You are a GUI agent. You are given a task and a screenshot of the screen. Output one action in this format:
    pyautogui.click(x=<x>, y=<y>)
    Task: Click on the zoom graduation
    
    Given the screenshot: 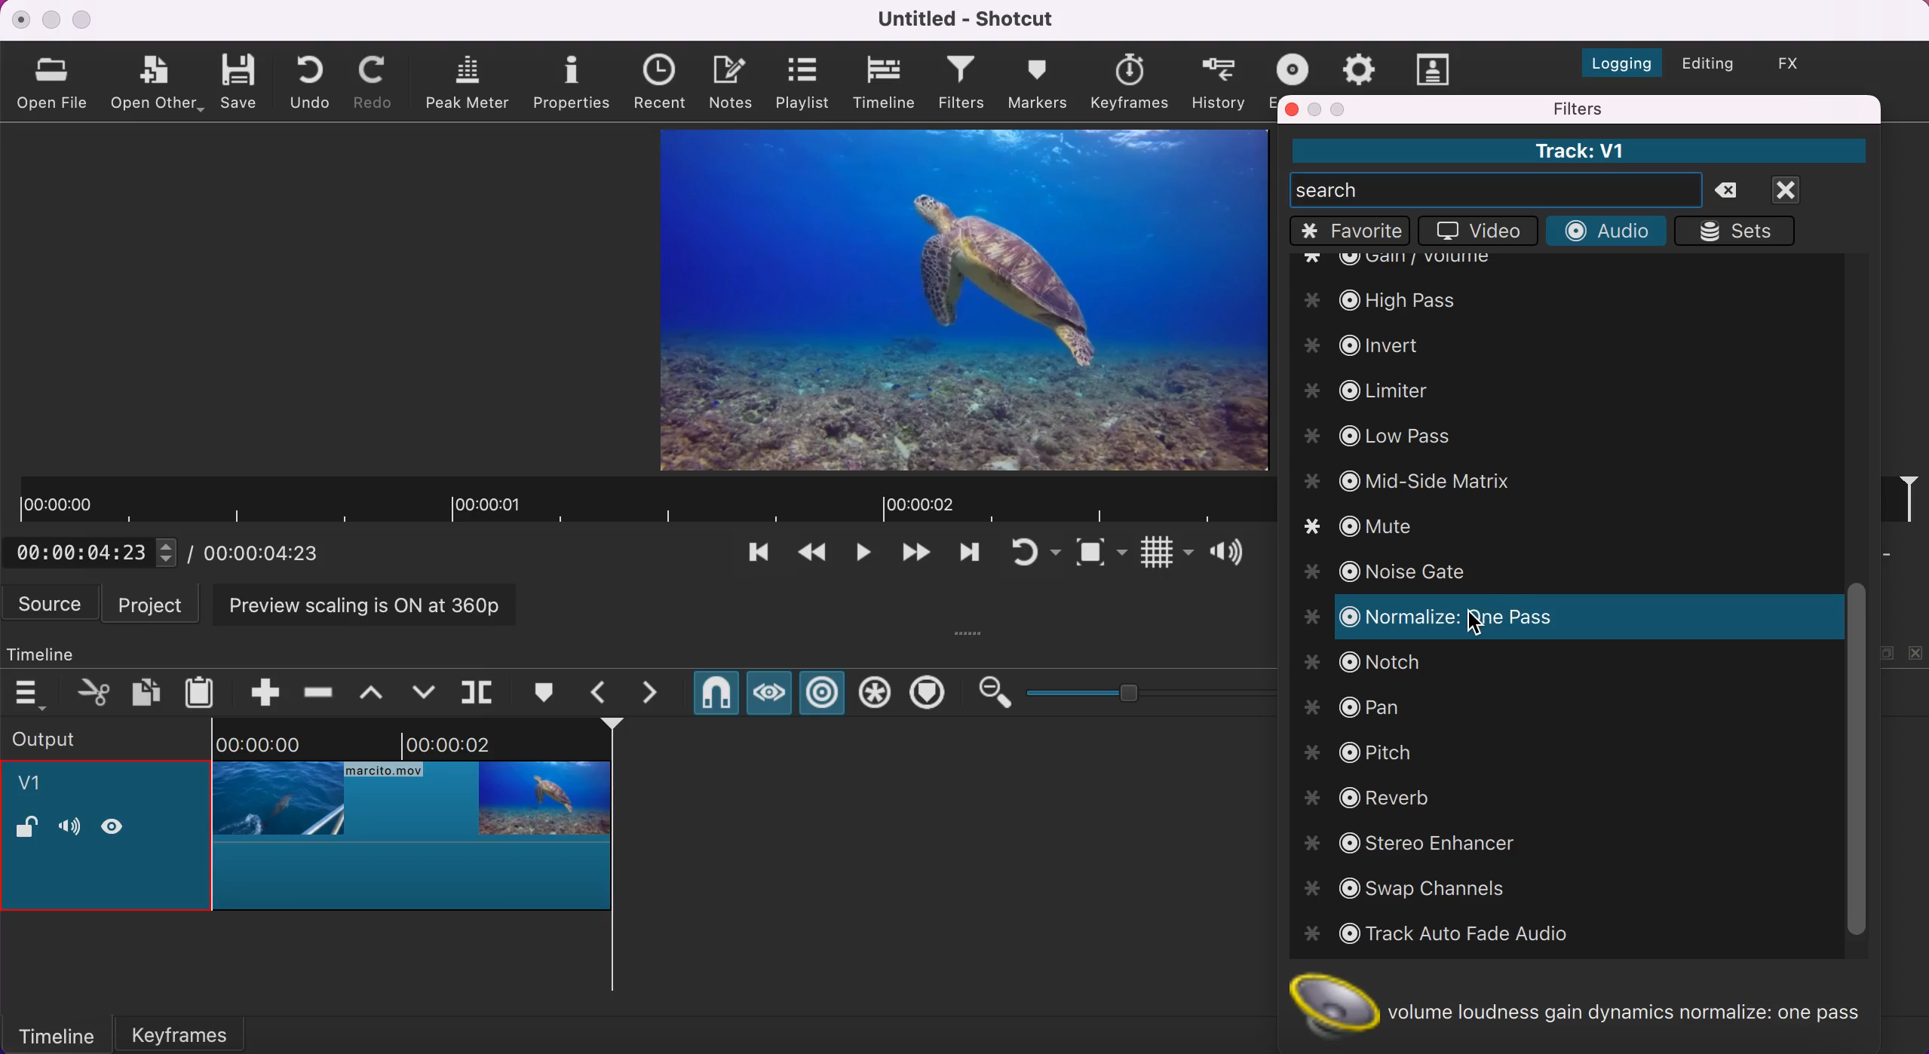 What is the action you would take?
    pyautogui.click(x=1147, y=690)
    